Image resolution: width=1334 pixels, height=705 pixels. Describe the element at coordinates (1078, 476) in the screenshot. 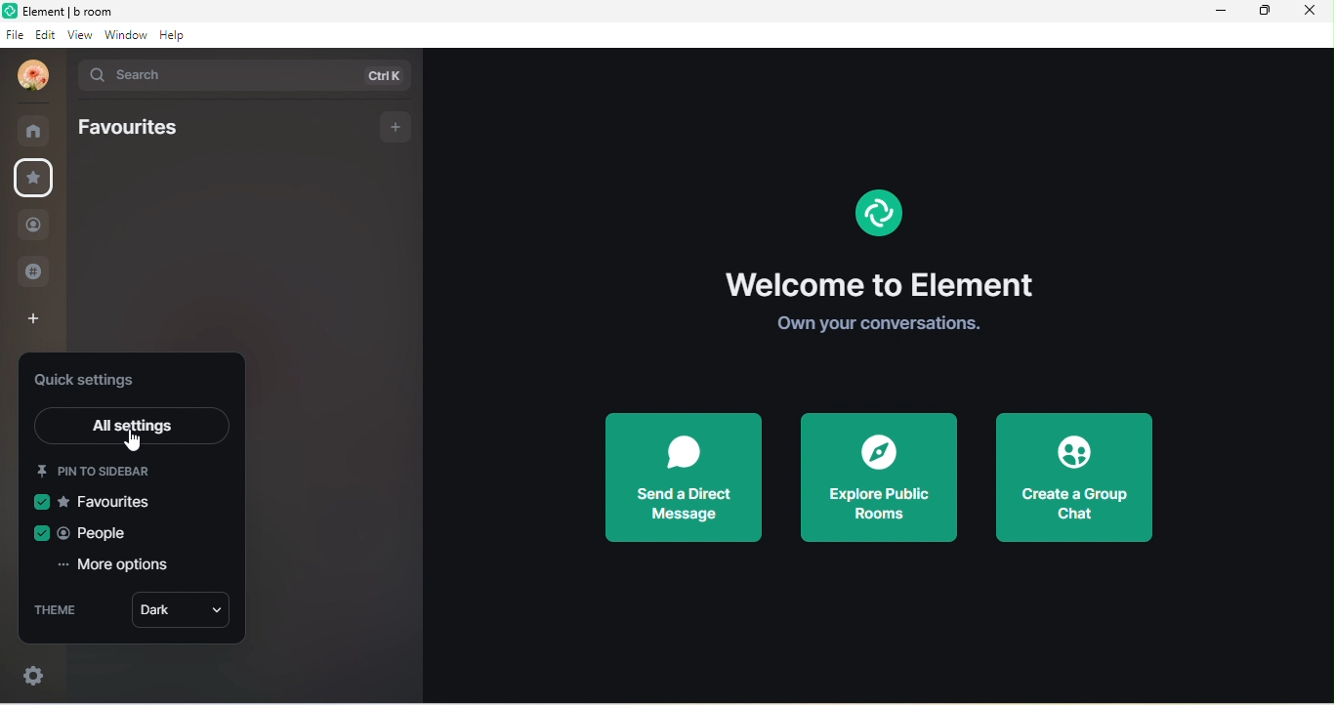

I see `create a group chat` at that location.